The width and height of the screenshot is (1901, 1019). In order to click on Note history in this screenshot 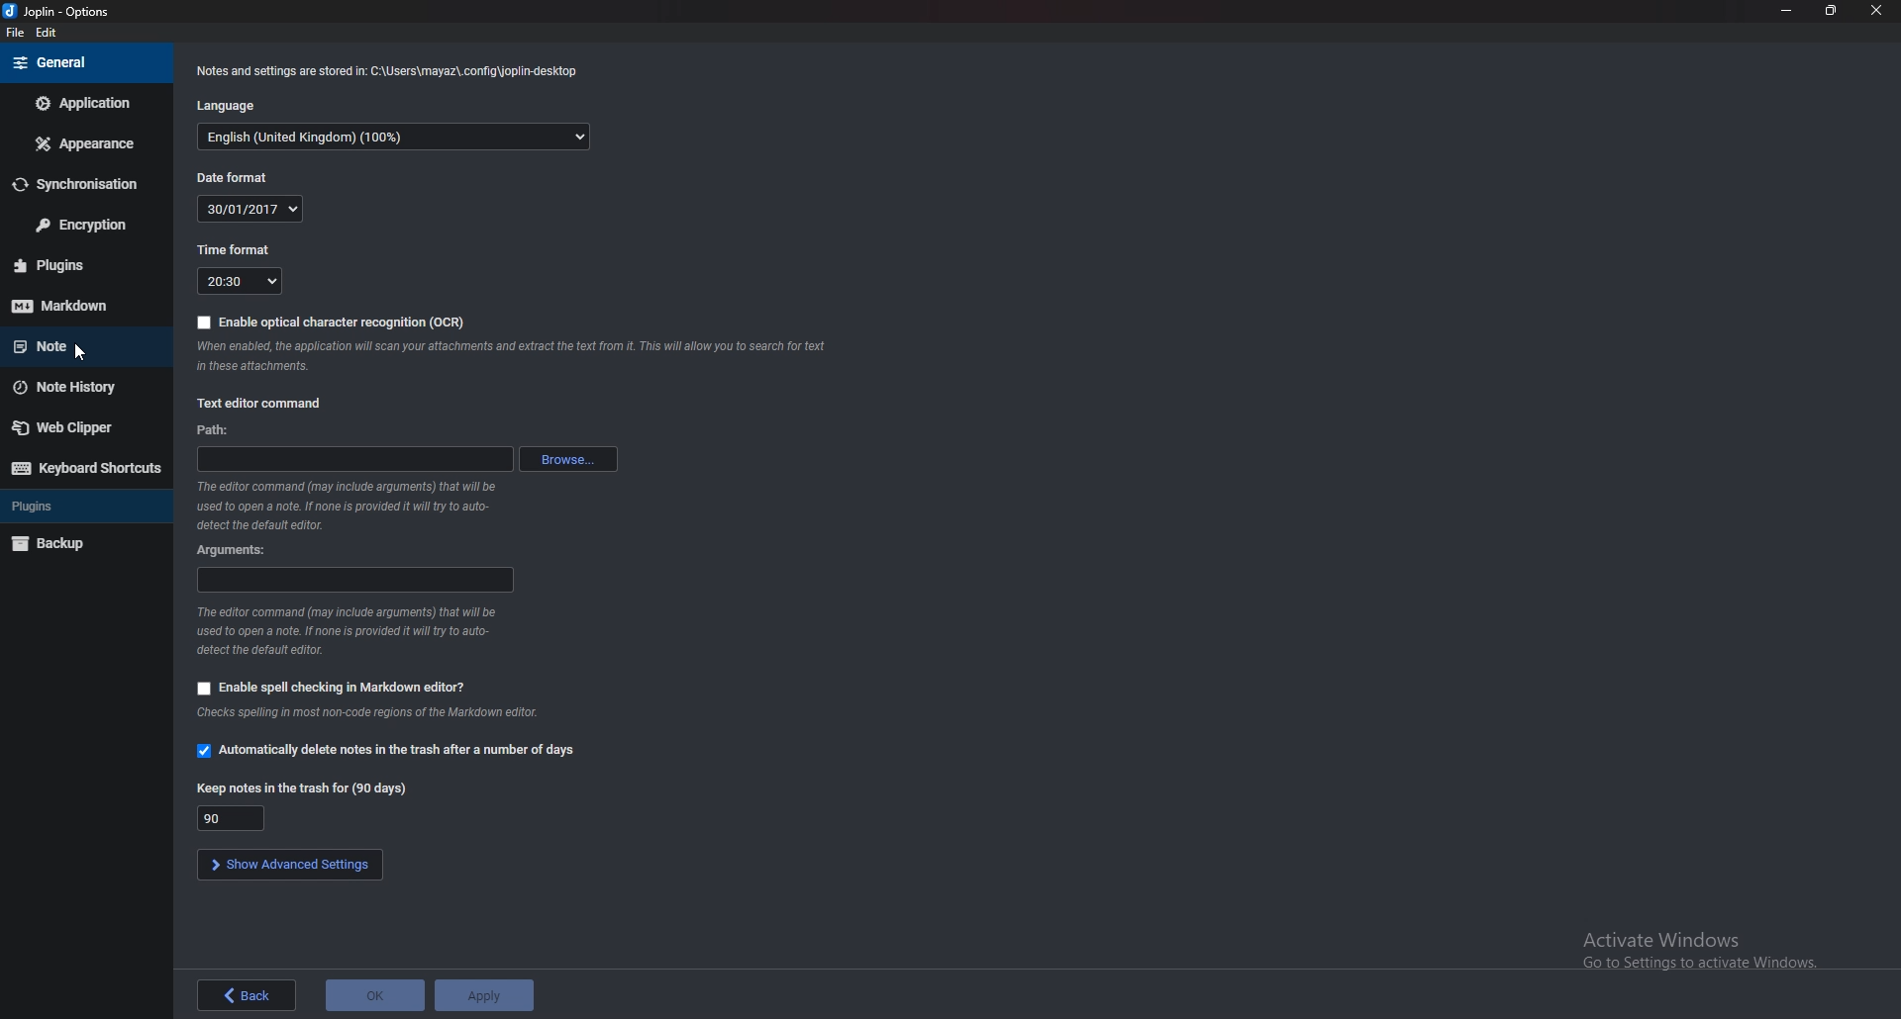, I will do `click(83, 388)`.